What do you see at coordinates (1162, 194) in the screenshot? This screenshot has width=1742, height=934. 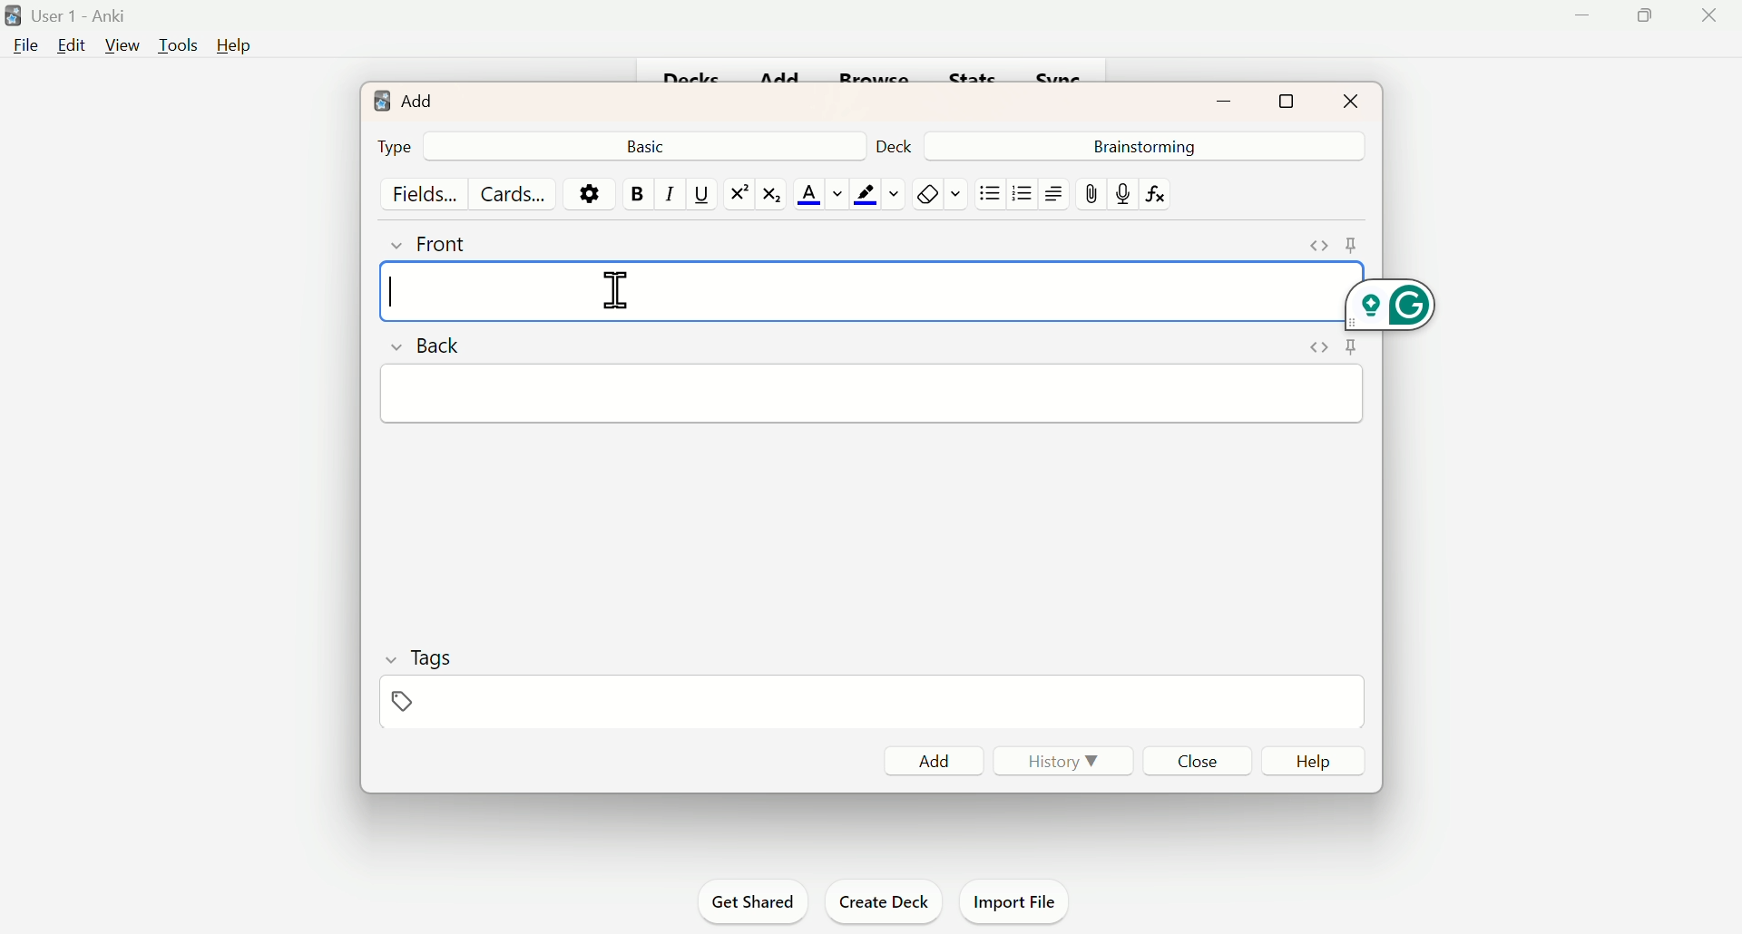 I see `fx` at bounding box center [1162, 194].